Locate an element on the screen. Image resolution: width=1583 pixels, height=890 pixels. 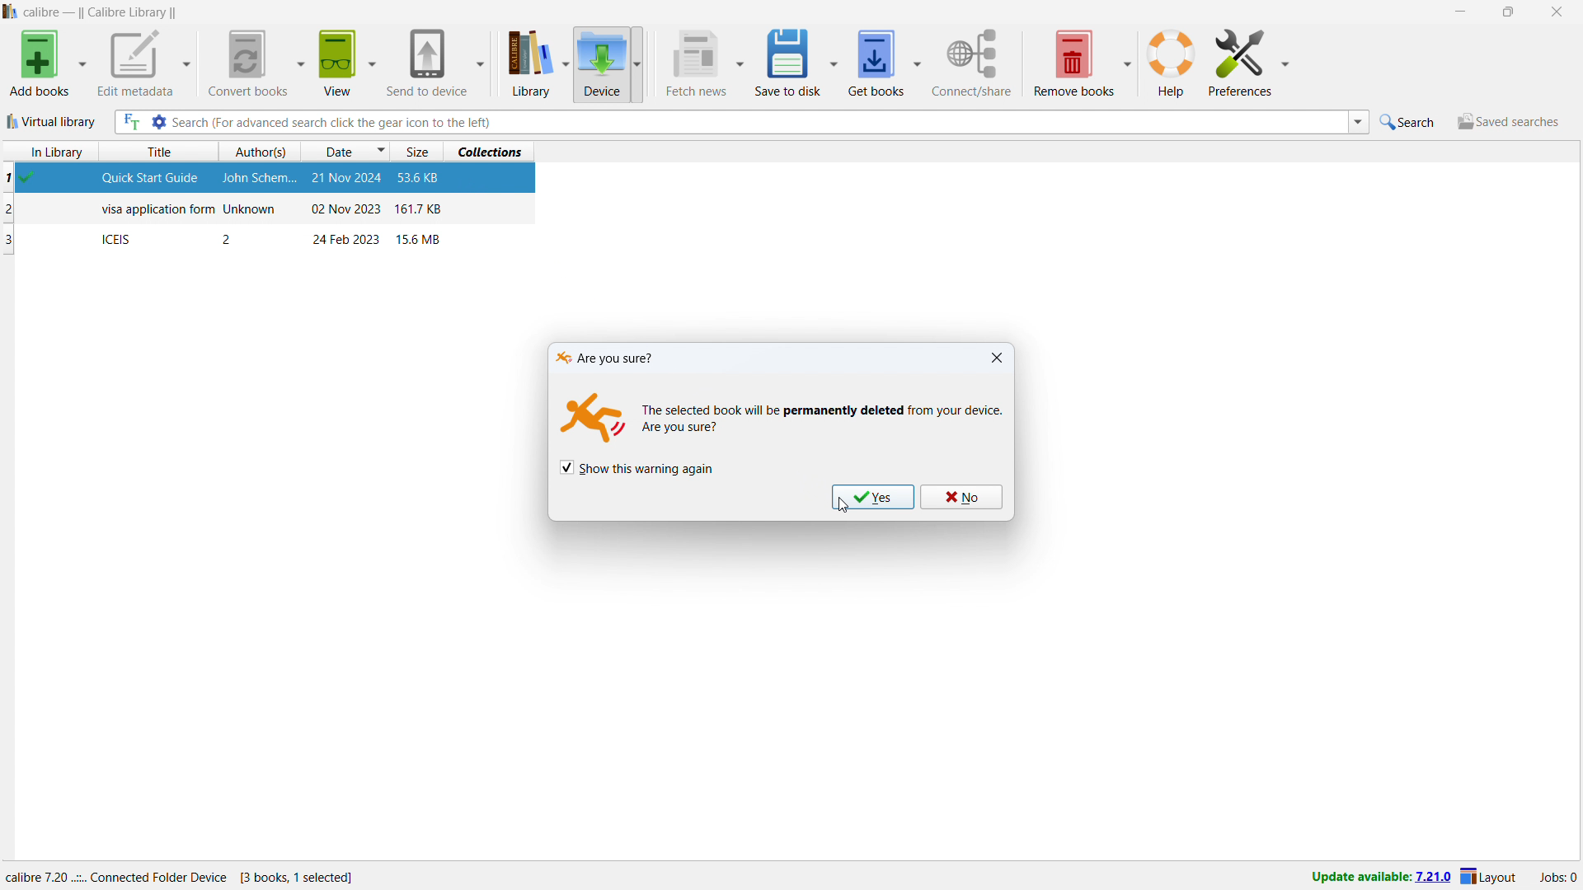
library is located at coordinates (524, 65).